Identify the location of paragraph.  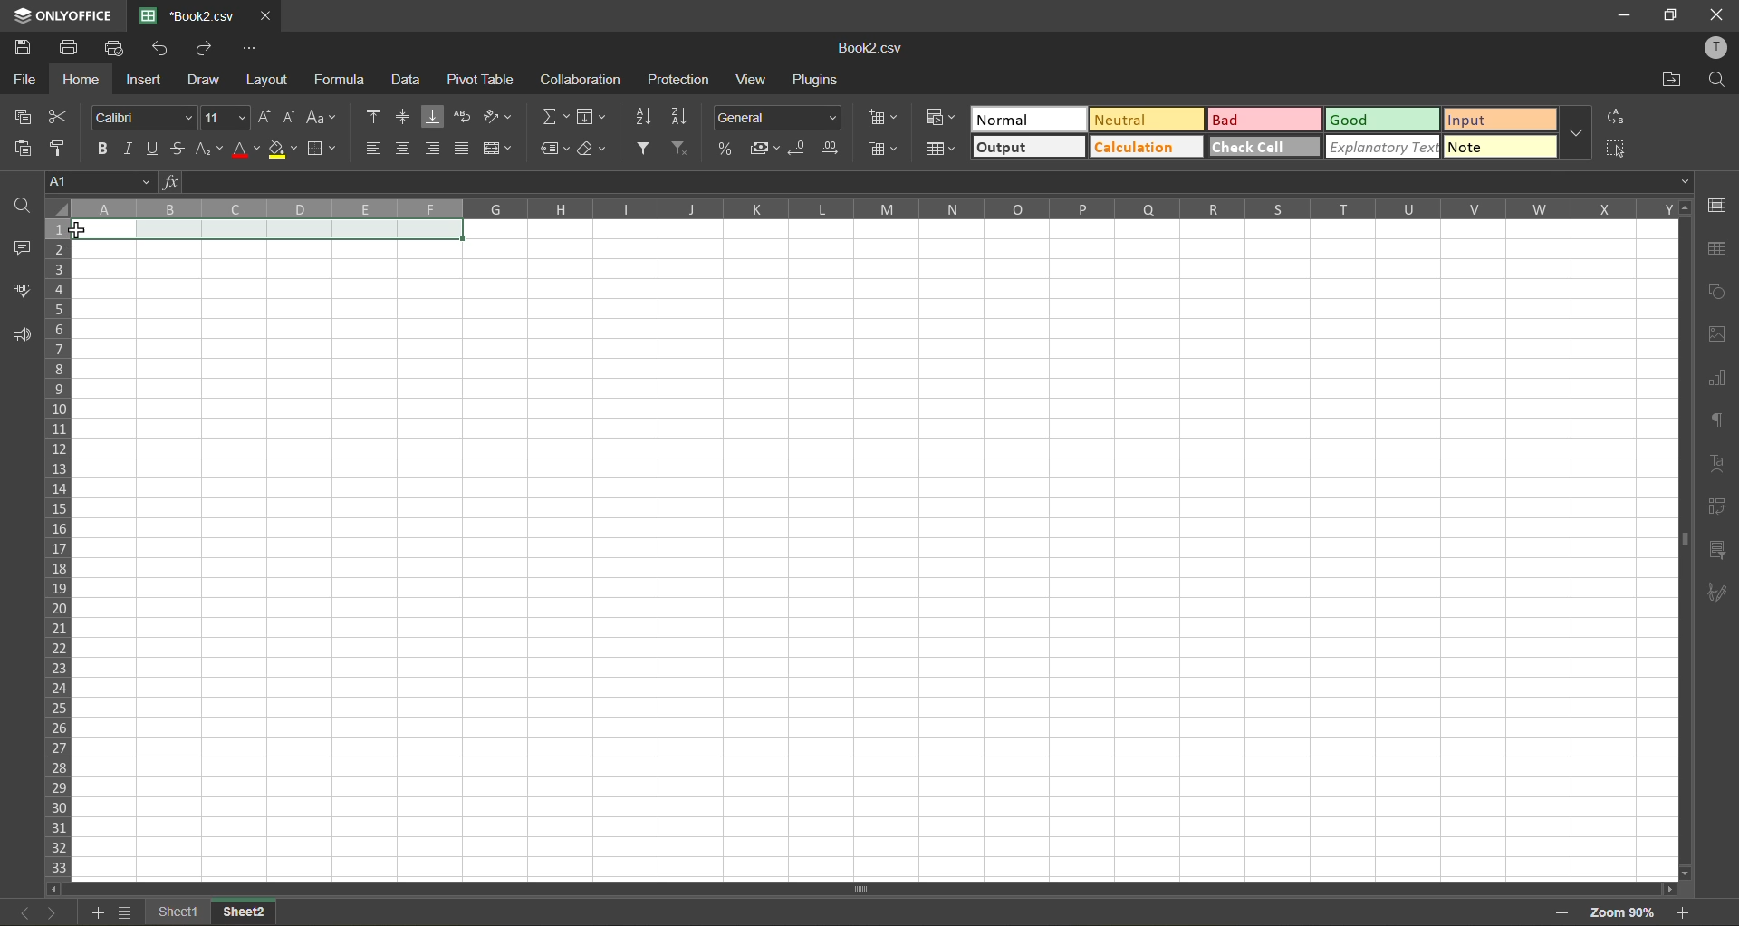
(1719, 424).